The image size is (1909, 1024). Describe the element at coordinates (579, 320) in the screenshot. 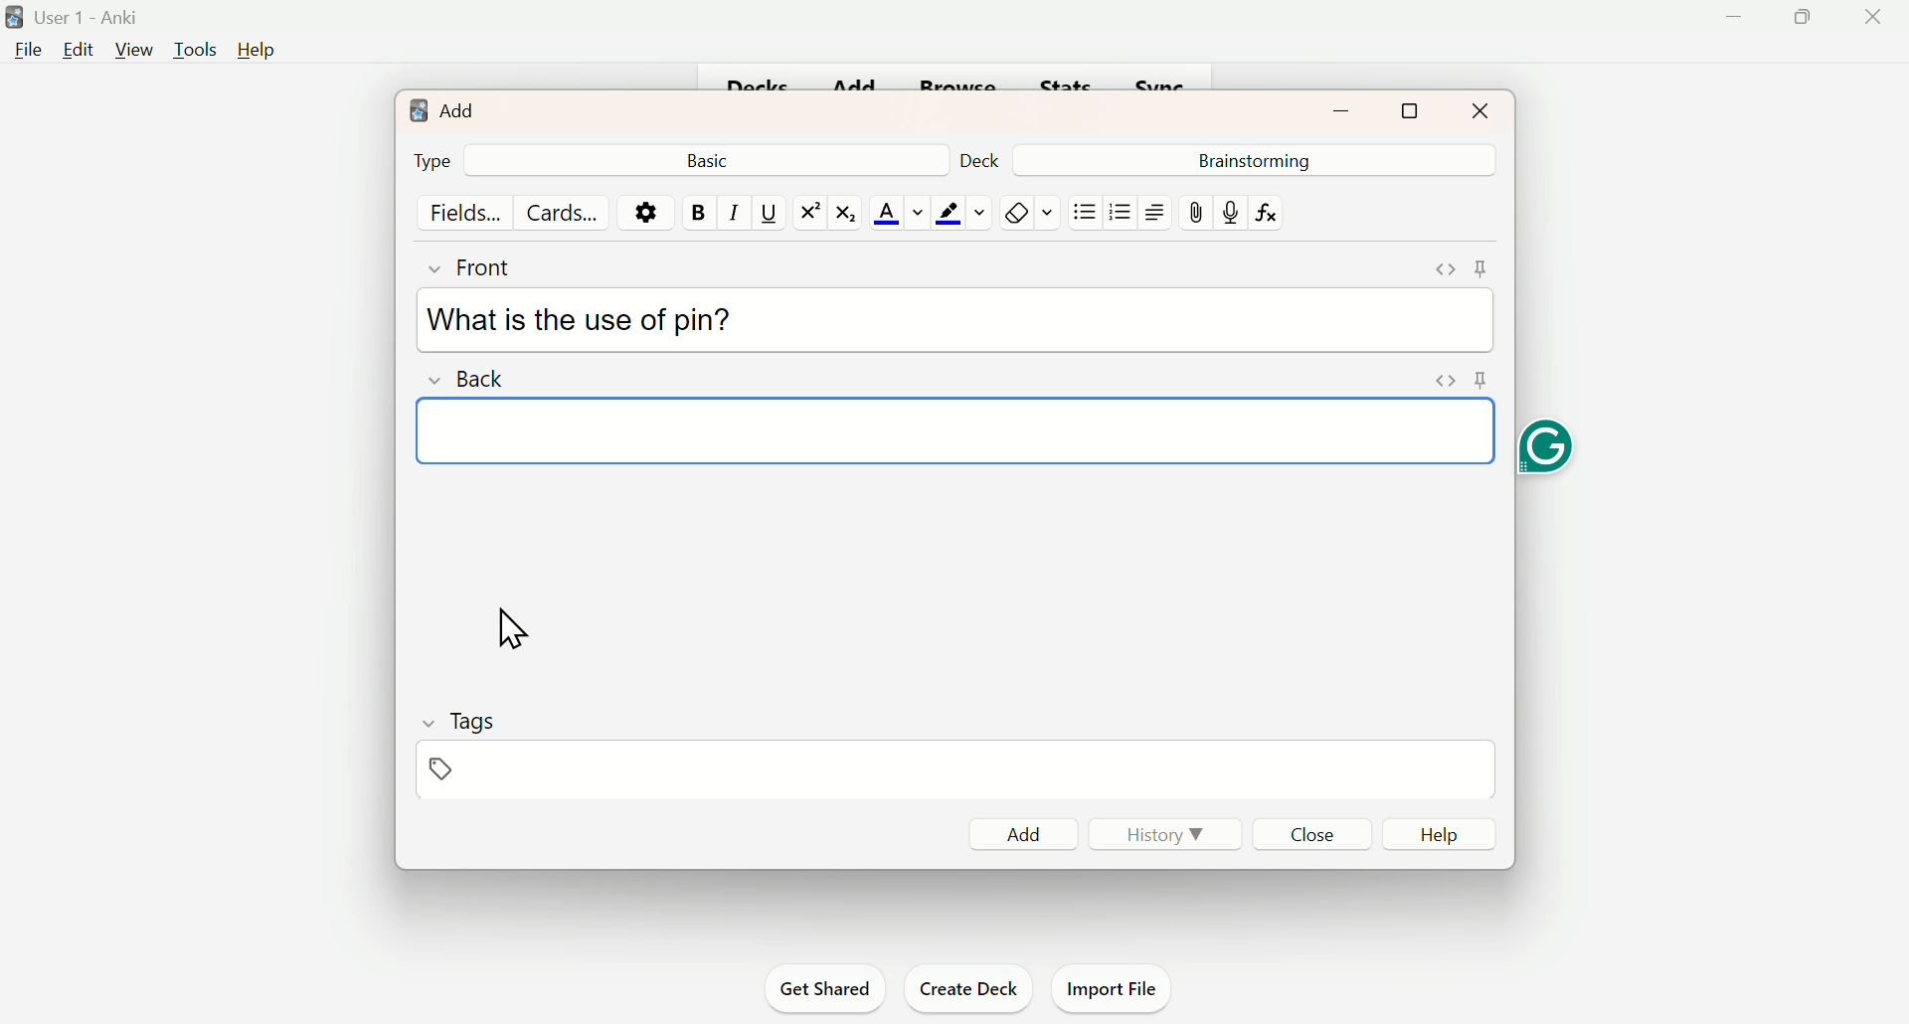

I see `What is the use of pin?` at that location.